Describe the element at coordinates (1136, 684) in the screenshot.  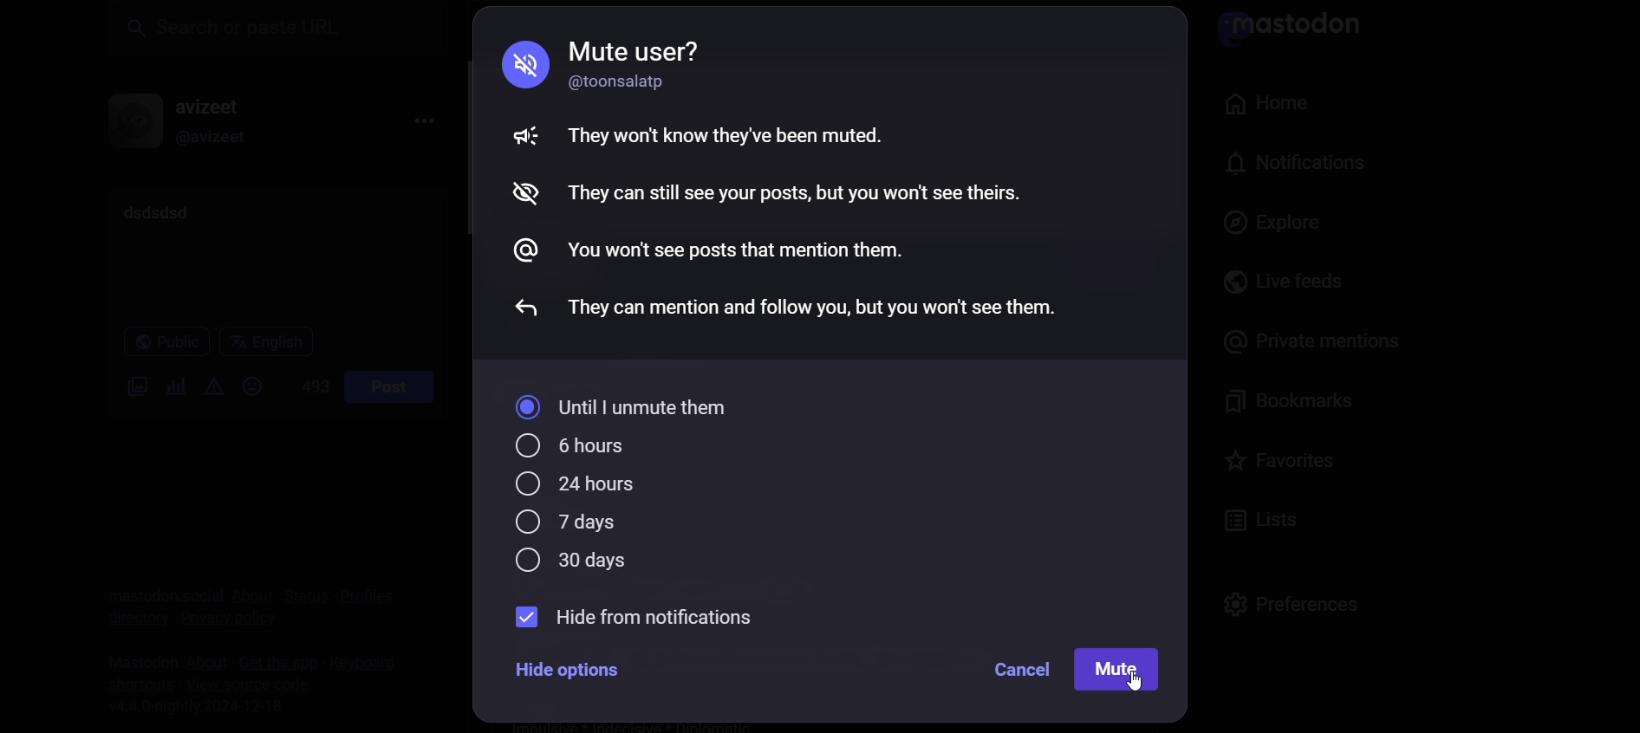
I see `` at that location.